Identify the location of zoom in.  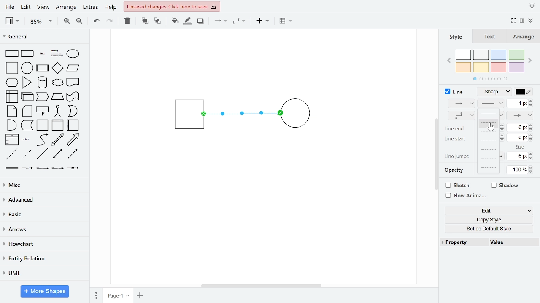
(66, 20).